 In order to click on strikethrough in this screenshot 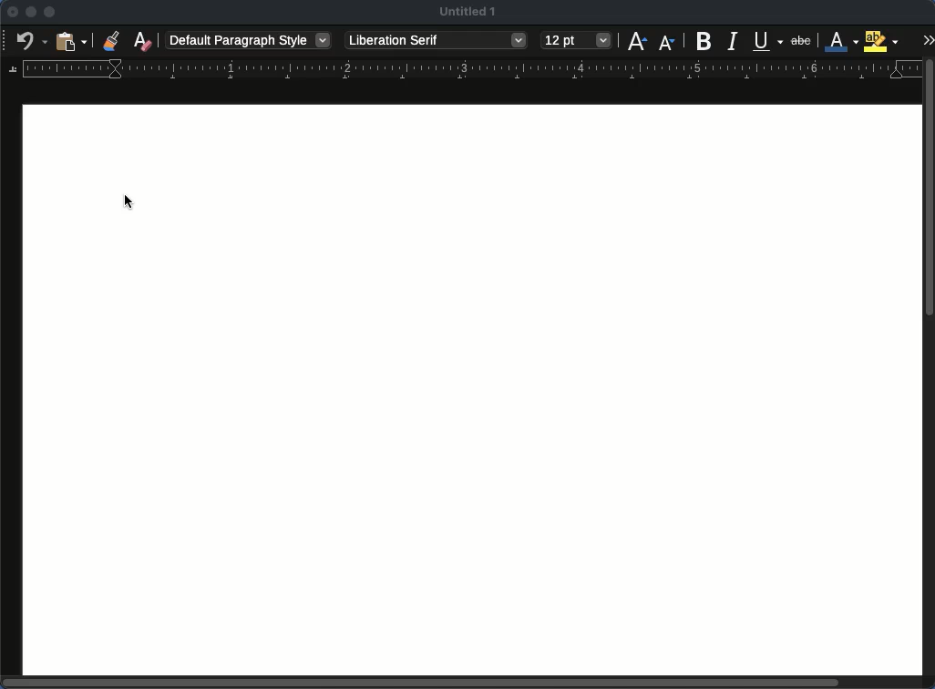, I will do `click(800, 40)`.